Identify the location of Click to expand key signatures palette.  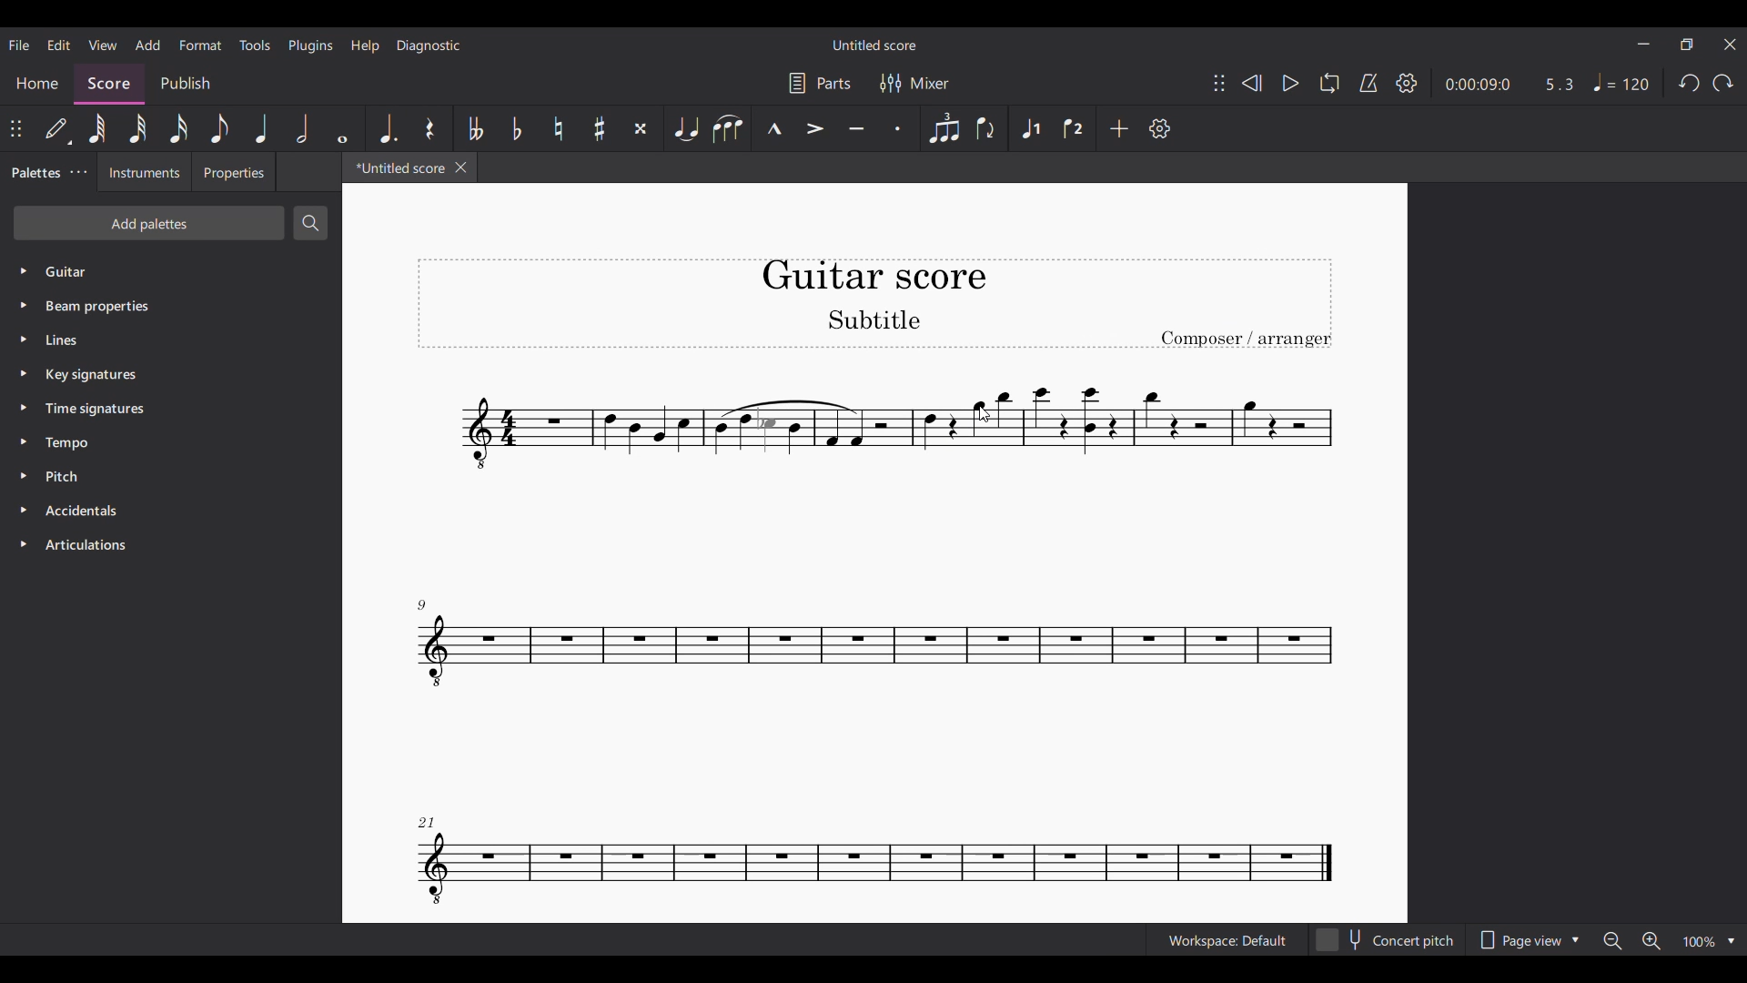
(25, 373).